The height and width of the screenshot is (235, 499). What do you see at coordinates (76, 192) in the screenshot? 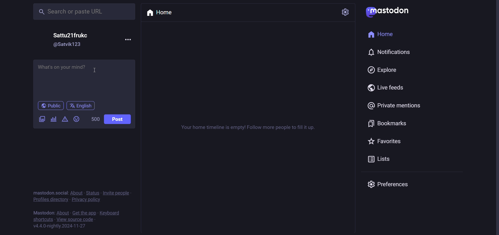
I see `about` at bounding box center [76, 192].